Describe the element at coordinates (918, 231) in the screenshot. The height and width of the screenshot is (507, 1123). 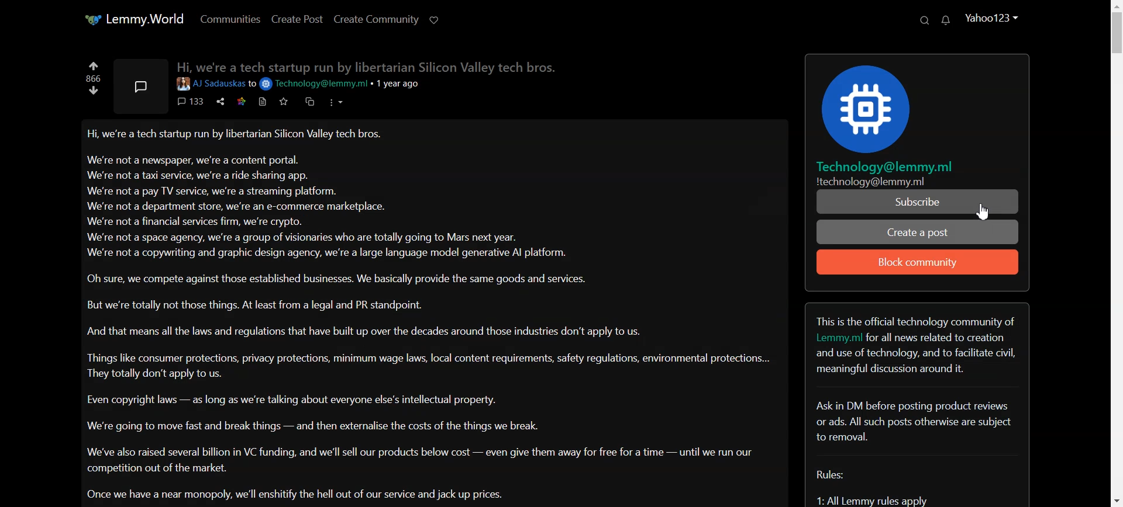
I see `Create a Post` at that location.